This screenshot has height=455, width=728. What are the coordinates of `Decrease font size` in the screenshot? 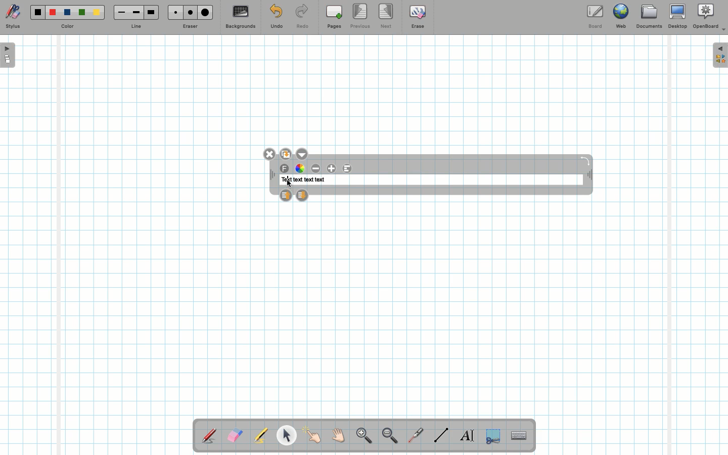 It's located at (316, 168).